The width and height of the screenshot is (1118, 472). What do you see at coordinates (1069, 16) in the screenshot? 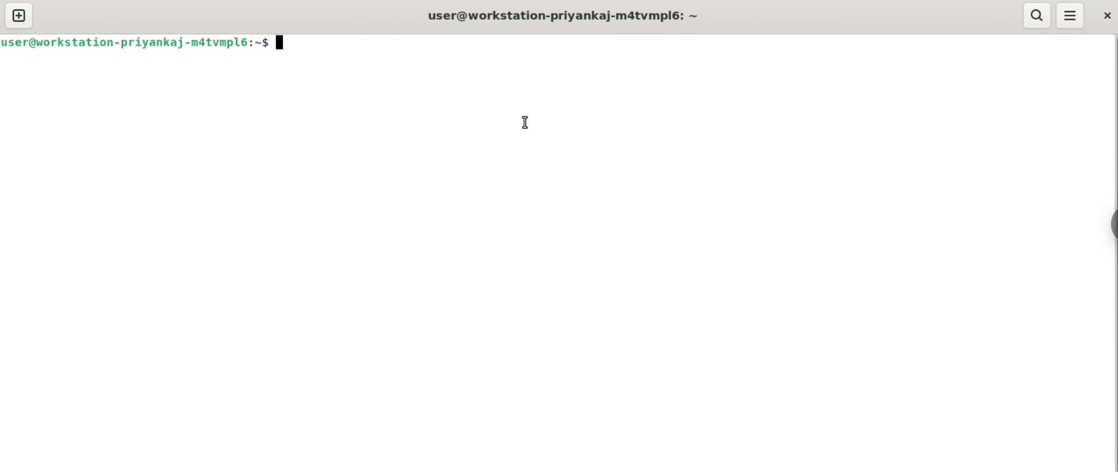
I see `menu` at bounding box center [1069, 16].